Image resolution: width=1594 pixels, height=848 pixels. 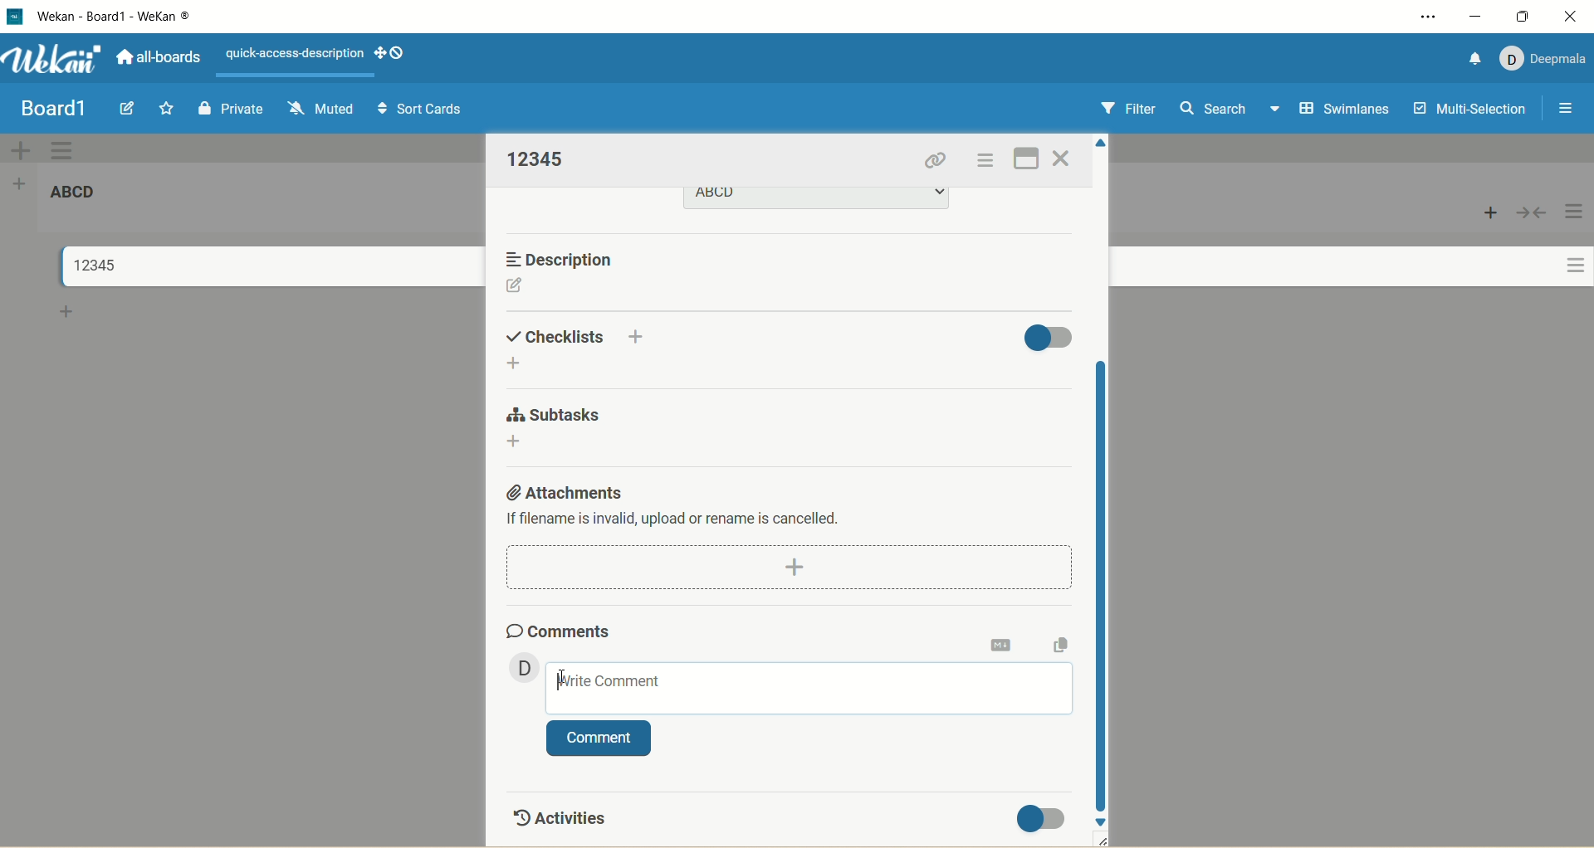 I want to click on click to scroll down, so click(x=1102, y=821).